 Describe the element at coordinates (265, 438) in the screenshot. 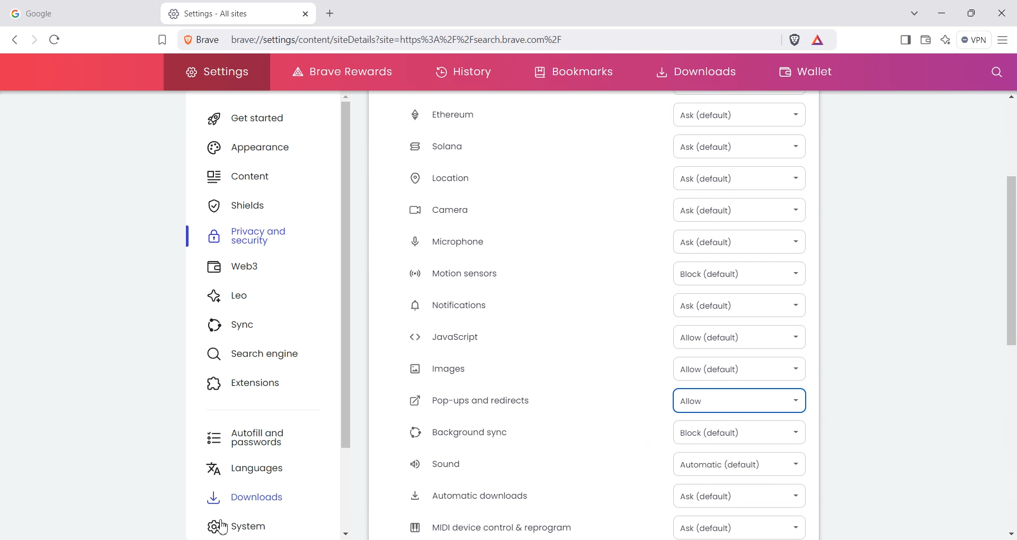

I see `Autofill and passwords` at that location.